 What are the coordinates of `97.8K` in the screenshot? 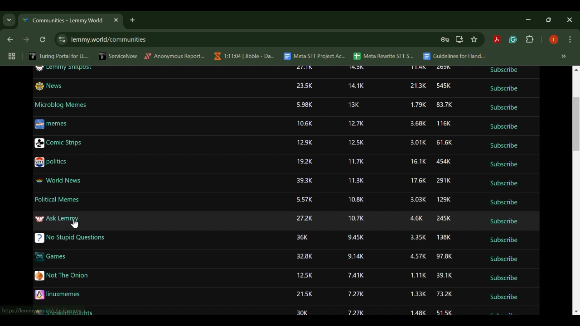 It's located at (445, 256).